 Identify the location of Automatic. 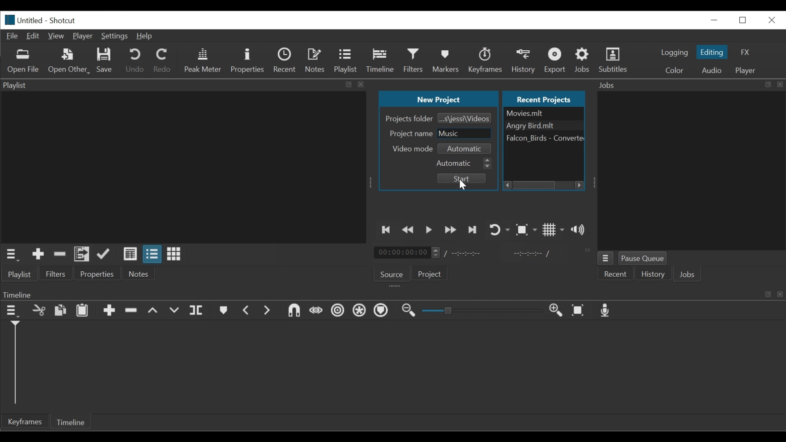
(465, 163).